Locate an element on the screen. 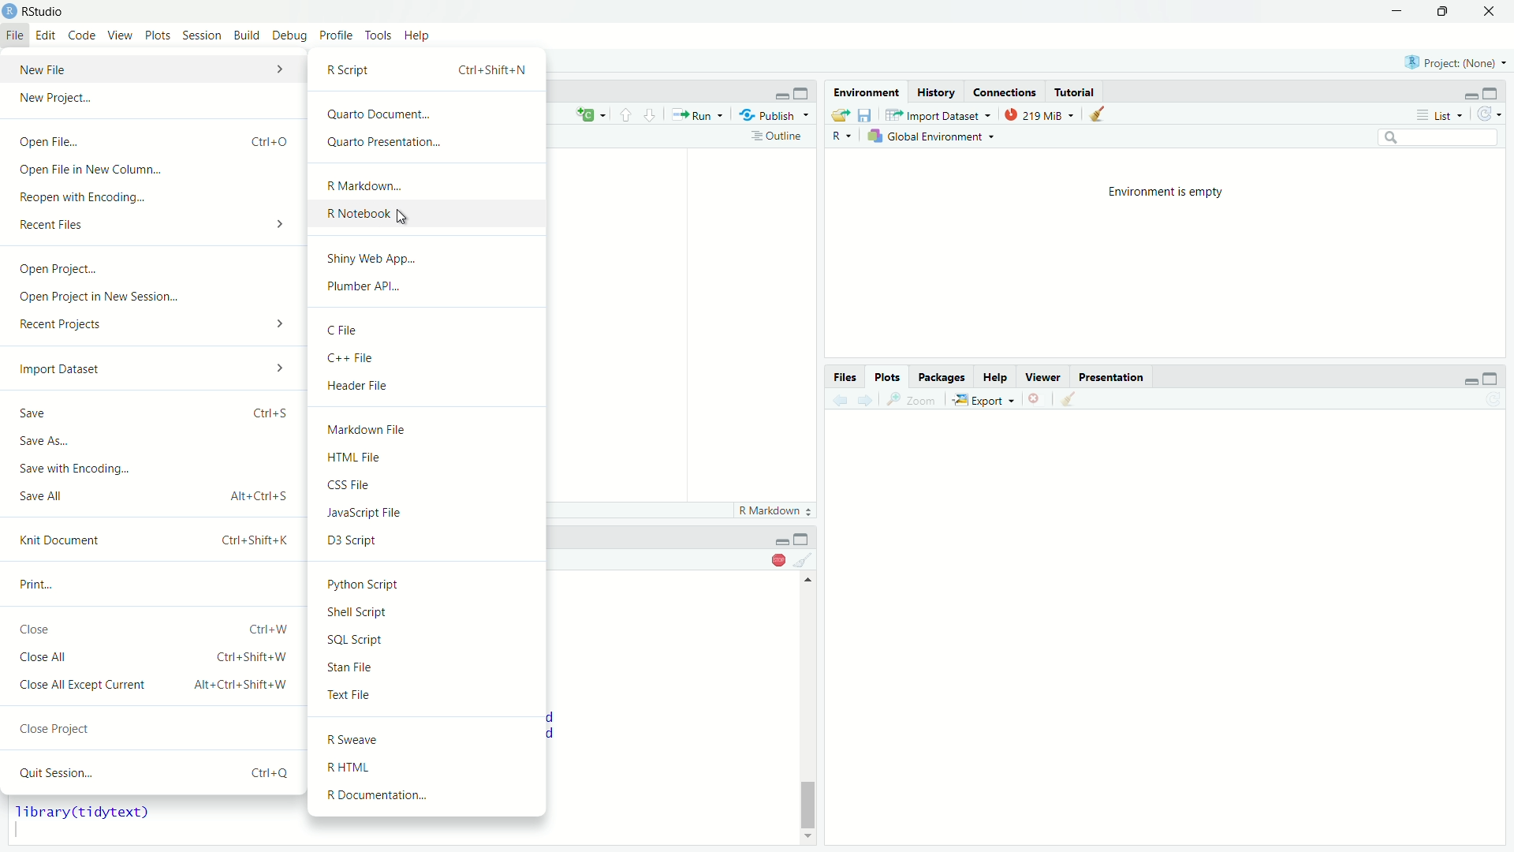 This screenshot has width=1514, height=852. Build is located at coordinates (245, 35).